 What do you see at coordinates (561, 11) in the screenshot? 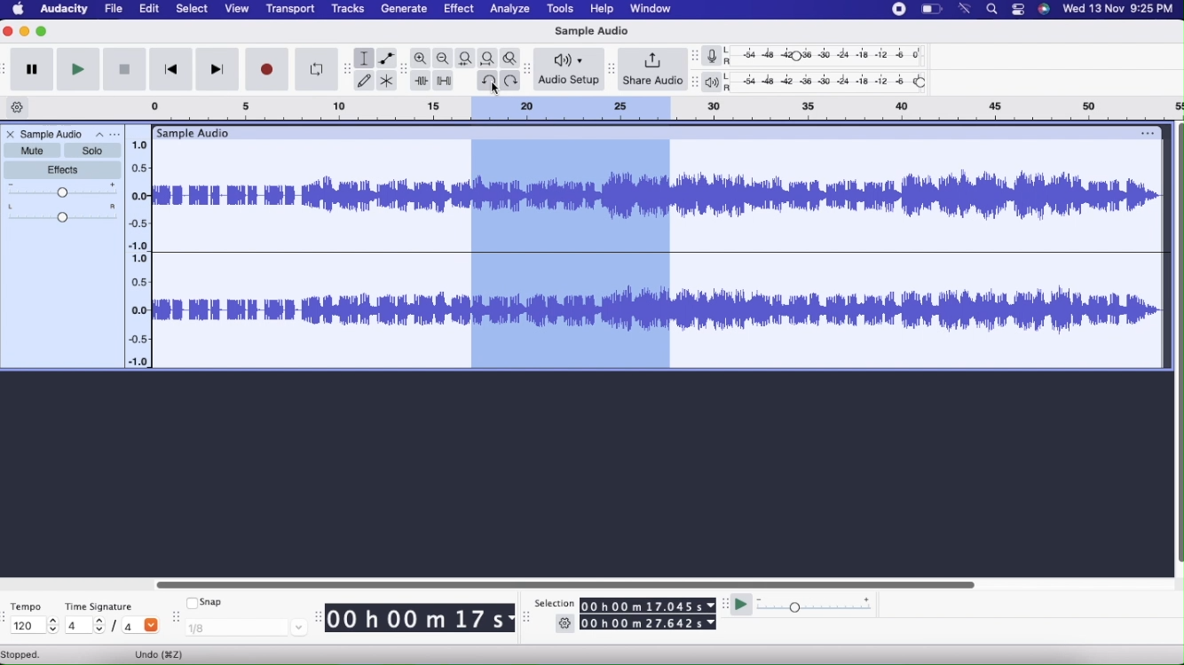
I see `Tools` at bounding box center [561, 11].